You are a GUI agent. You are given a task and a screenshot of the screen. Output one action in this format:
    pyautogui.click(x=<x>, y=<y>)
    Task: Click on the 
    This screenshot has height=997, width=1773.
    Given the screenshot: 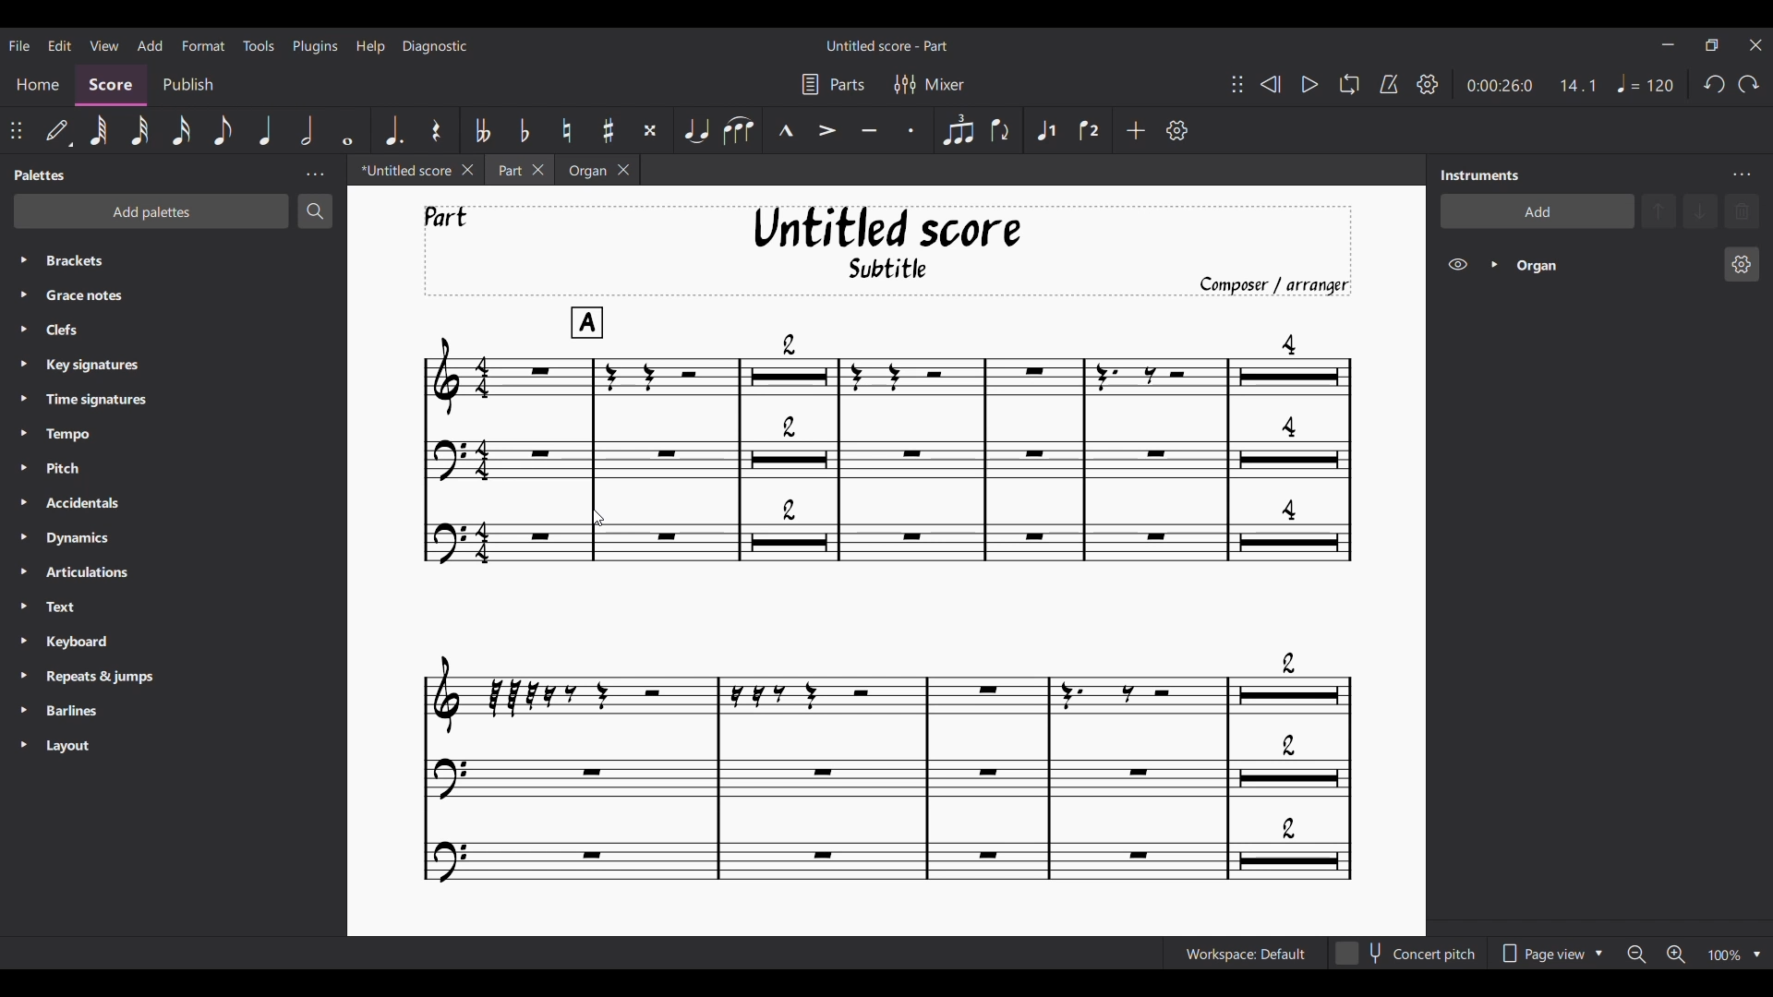 What is the action you would take?
    pyautogui.click(x=1610, y=265)
    